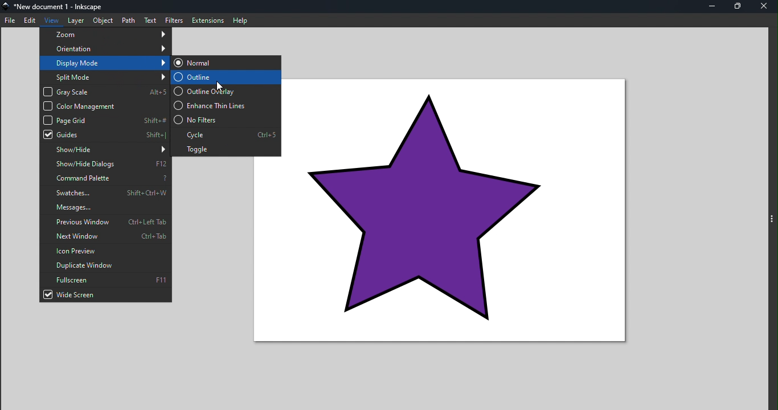  I want to click on Fullscreen, so click(105, 279).